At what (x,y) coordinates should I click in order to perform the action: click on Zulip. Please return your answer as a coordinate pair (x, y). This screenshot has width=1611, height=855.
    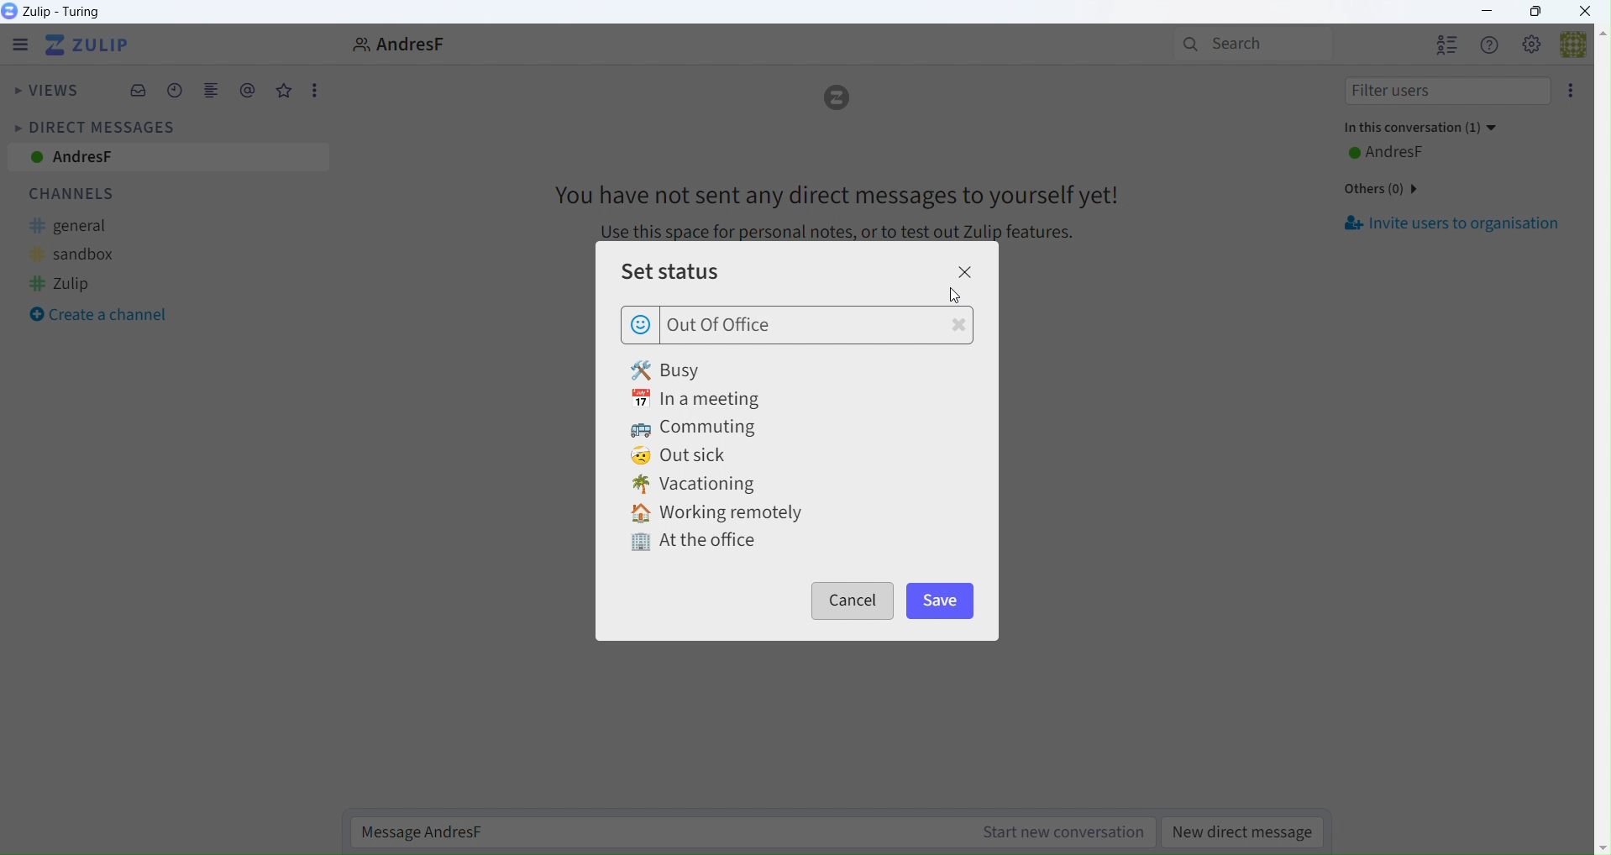
    Looking at the image, I should click on (92, 46).